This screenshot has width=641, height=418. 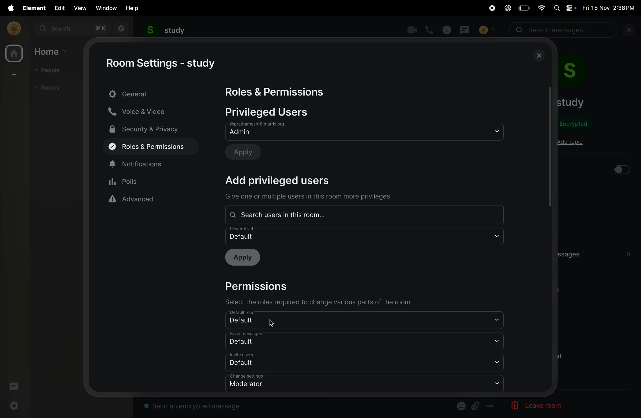 What do you see at coordinates (308, 197) in the screenshot?
I see `Give one or multiple users in this room more privileges` at bounding box center [308, 197].